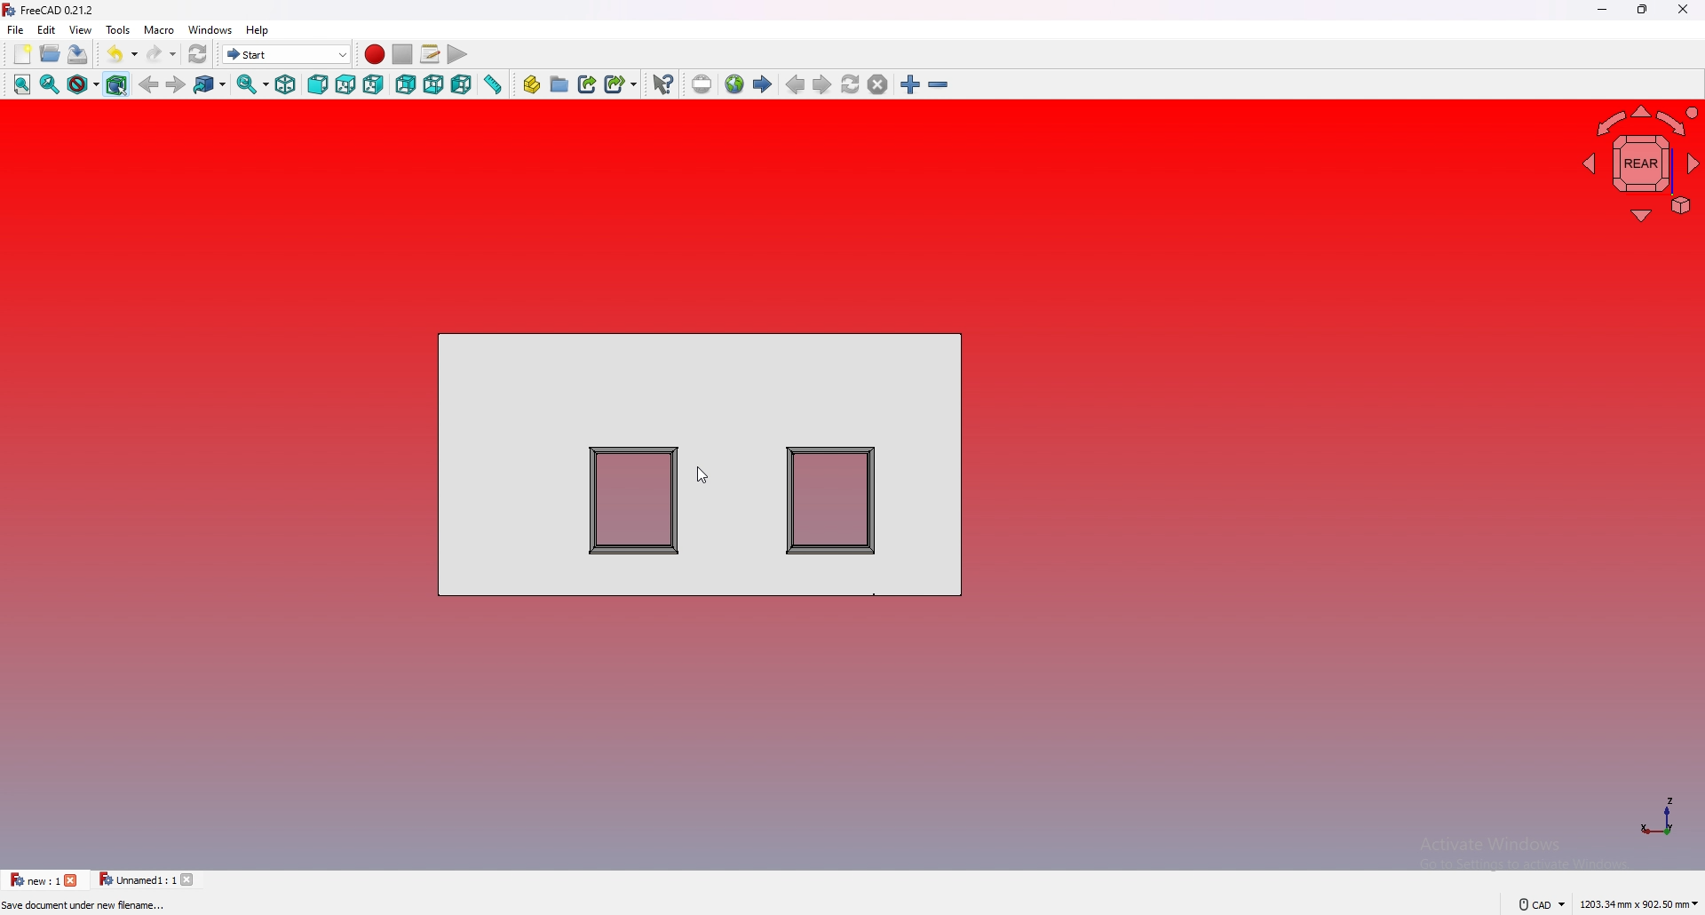  Describe the element at coordinates (1657, 816) in the screenshot. I see `axis` at that location.